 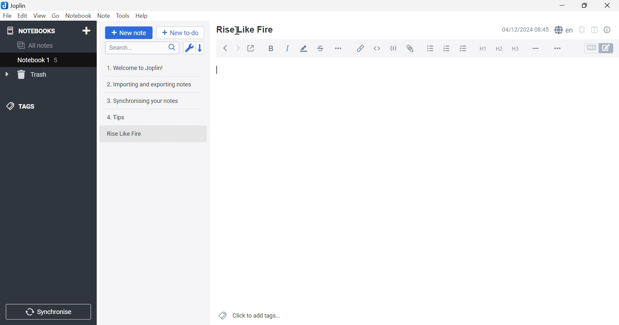 I want to click on Back, so click(x=225, y=48).